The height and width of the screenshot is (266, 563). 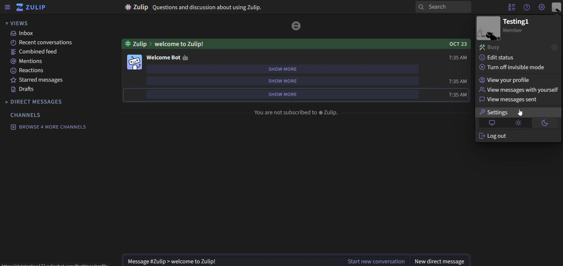 What do you see at coordinates (501, 113) in the screenshot?
I see `settings` at bounding box center [501, 113].